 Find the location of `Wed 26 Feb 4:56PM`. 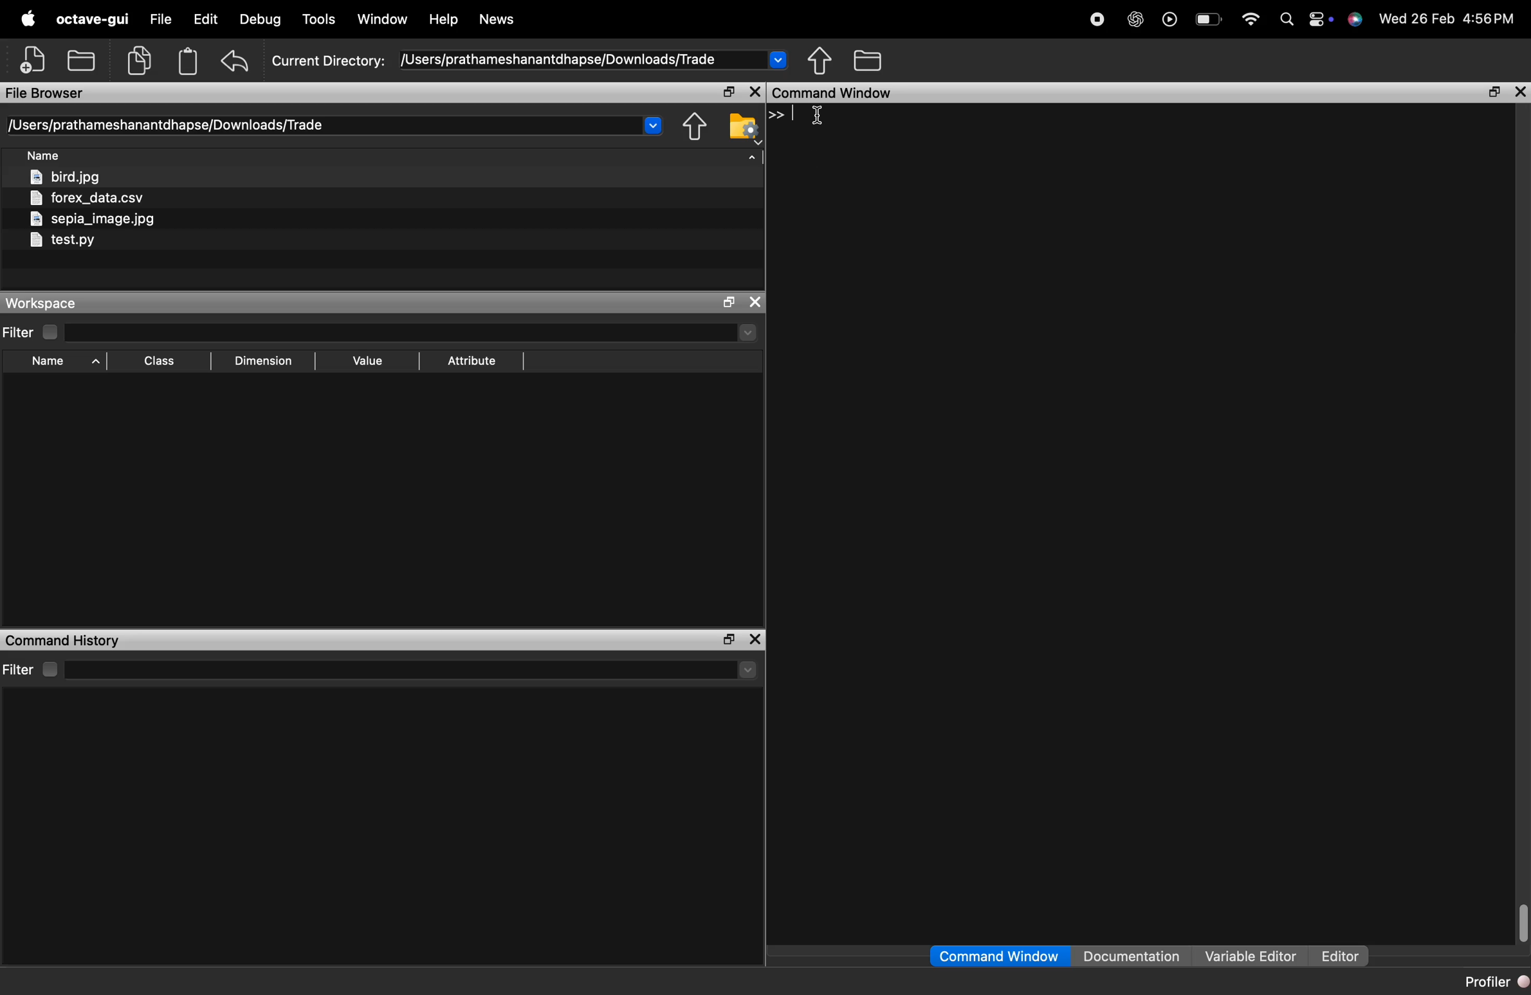

Wed 26 Feb 4:56PM is located at coordinates (1447, 19).